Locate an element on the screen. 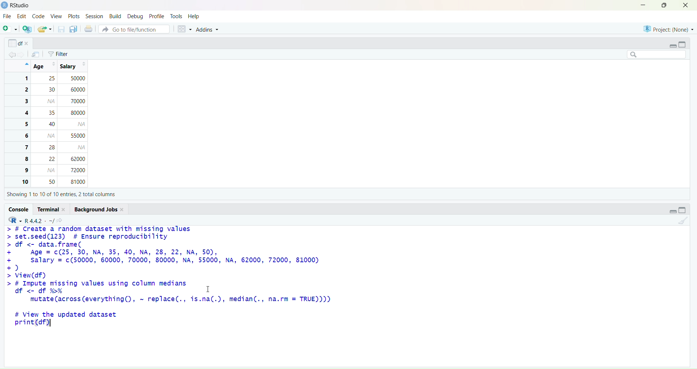 Image resolution: width=697 pixels, height=369 pixels. minimize is located at coordinates (641, 5).